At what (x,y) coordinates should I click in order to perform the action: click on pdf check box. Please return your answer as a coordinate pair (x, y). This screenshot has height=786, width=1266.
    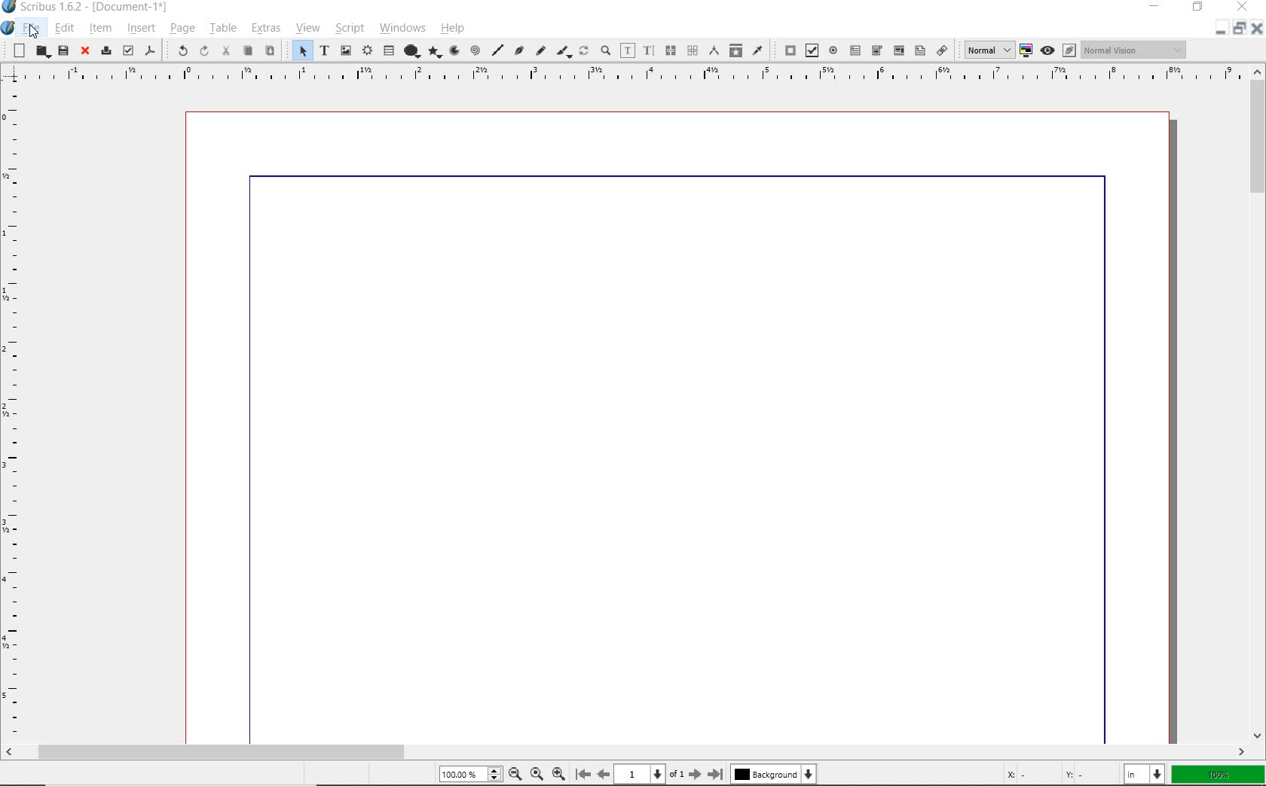
    Looking at the image, I should click on (812, 50).